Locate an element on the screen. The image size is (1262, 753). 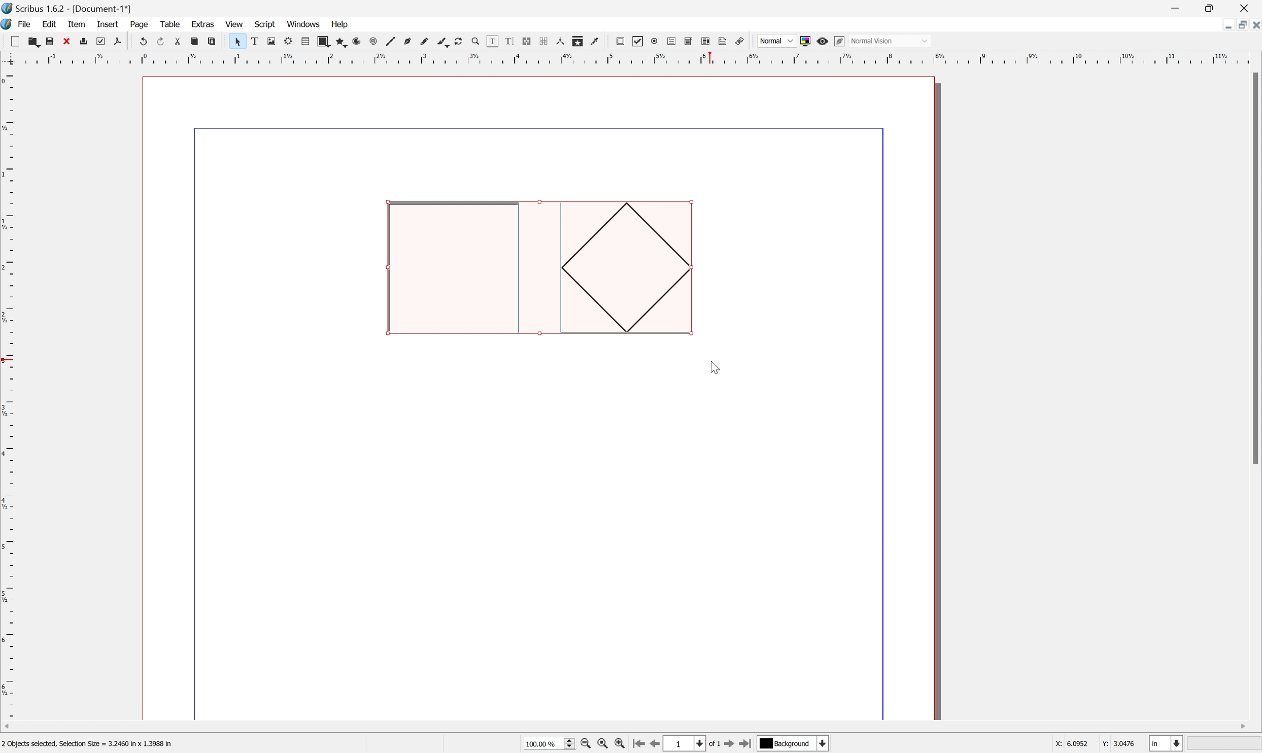
pdf radio box is located at coordinates (653, 41).